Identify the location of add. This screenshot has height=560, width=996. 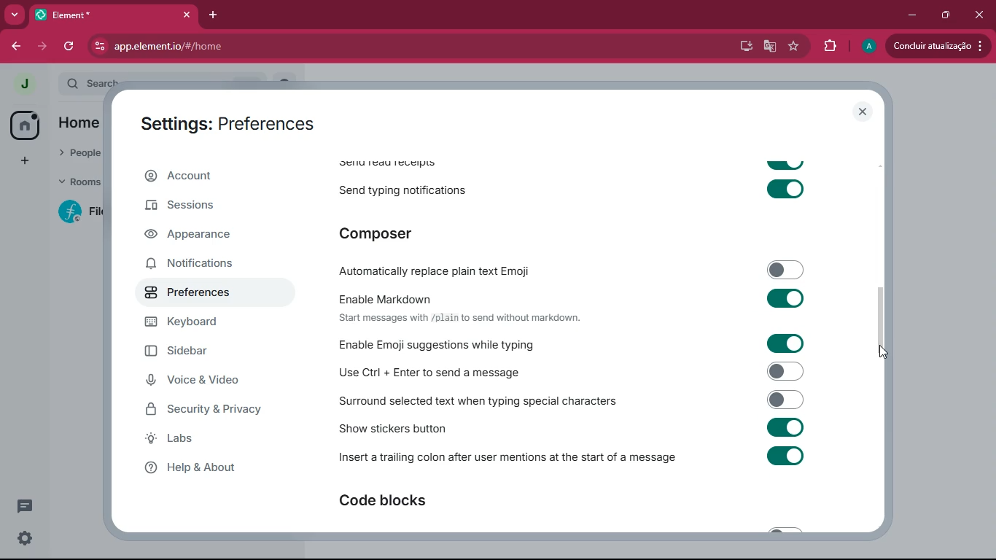
(24, 160).